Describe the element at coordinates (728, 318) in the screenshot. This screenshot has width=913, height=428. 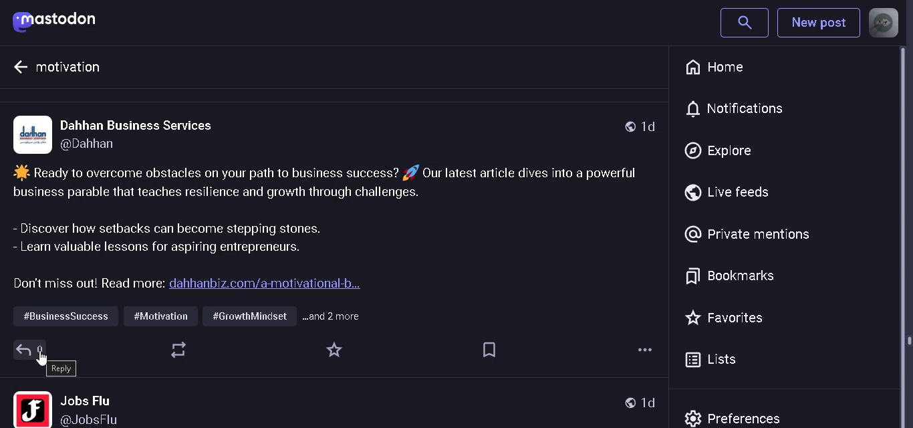
I see `favorites` at that location.